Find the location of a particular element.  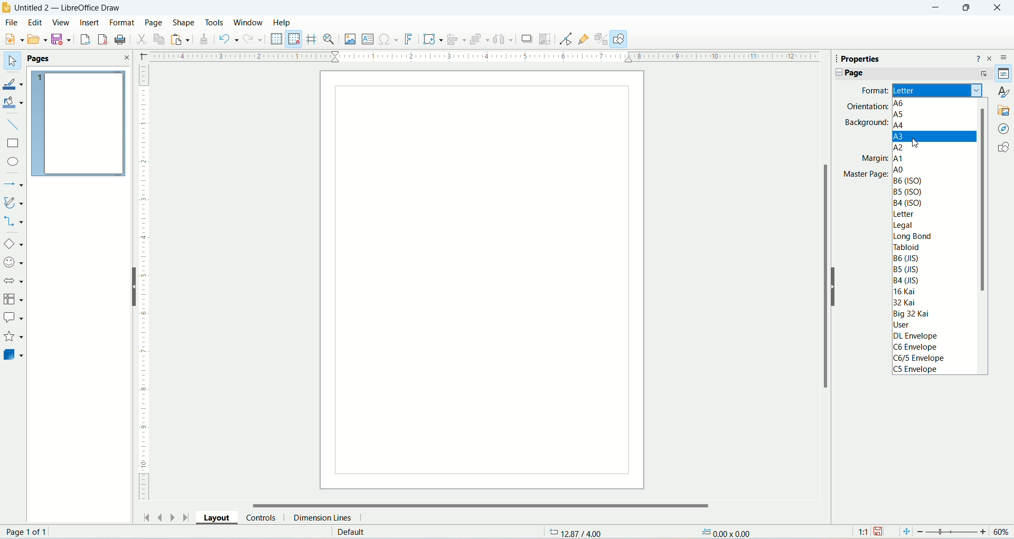

starts and banners is located at coordinates (13, 338).